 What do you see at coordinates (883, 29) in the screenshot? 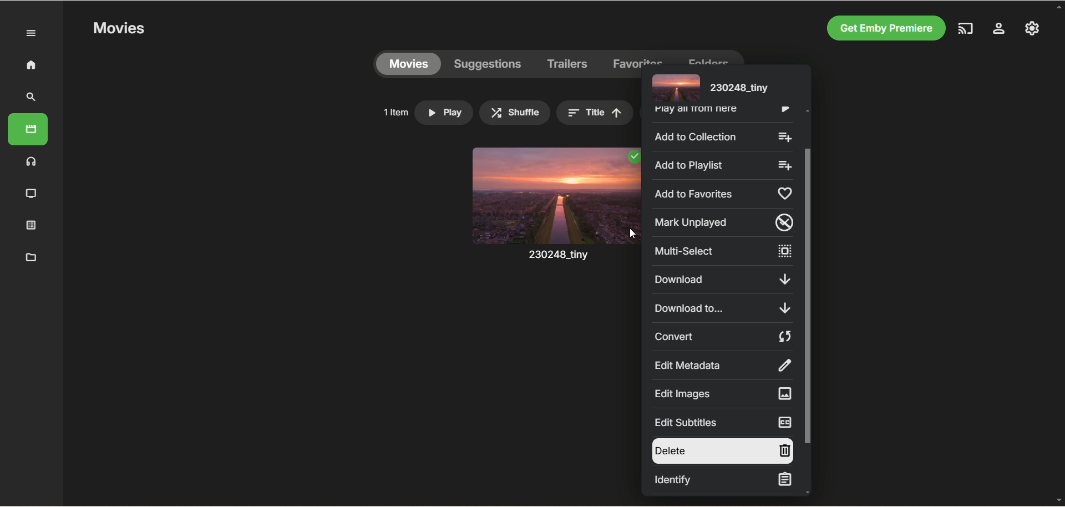
I see `get emby premiere` at bounding box center [883, 29].